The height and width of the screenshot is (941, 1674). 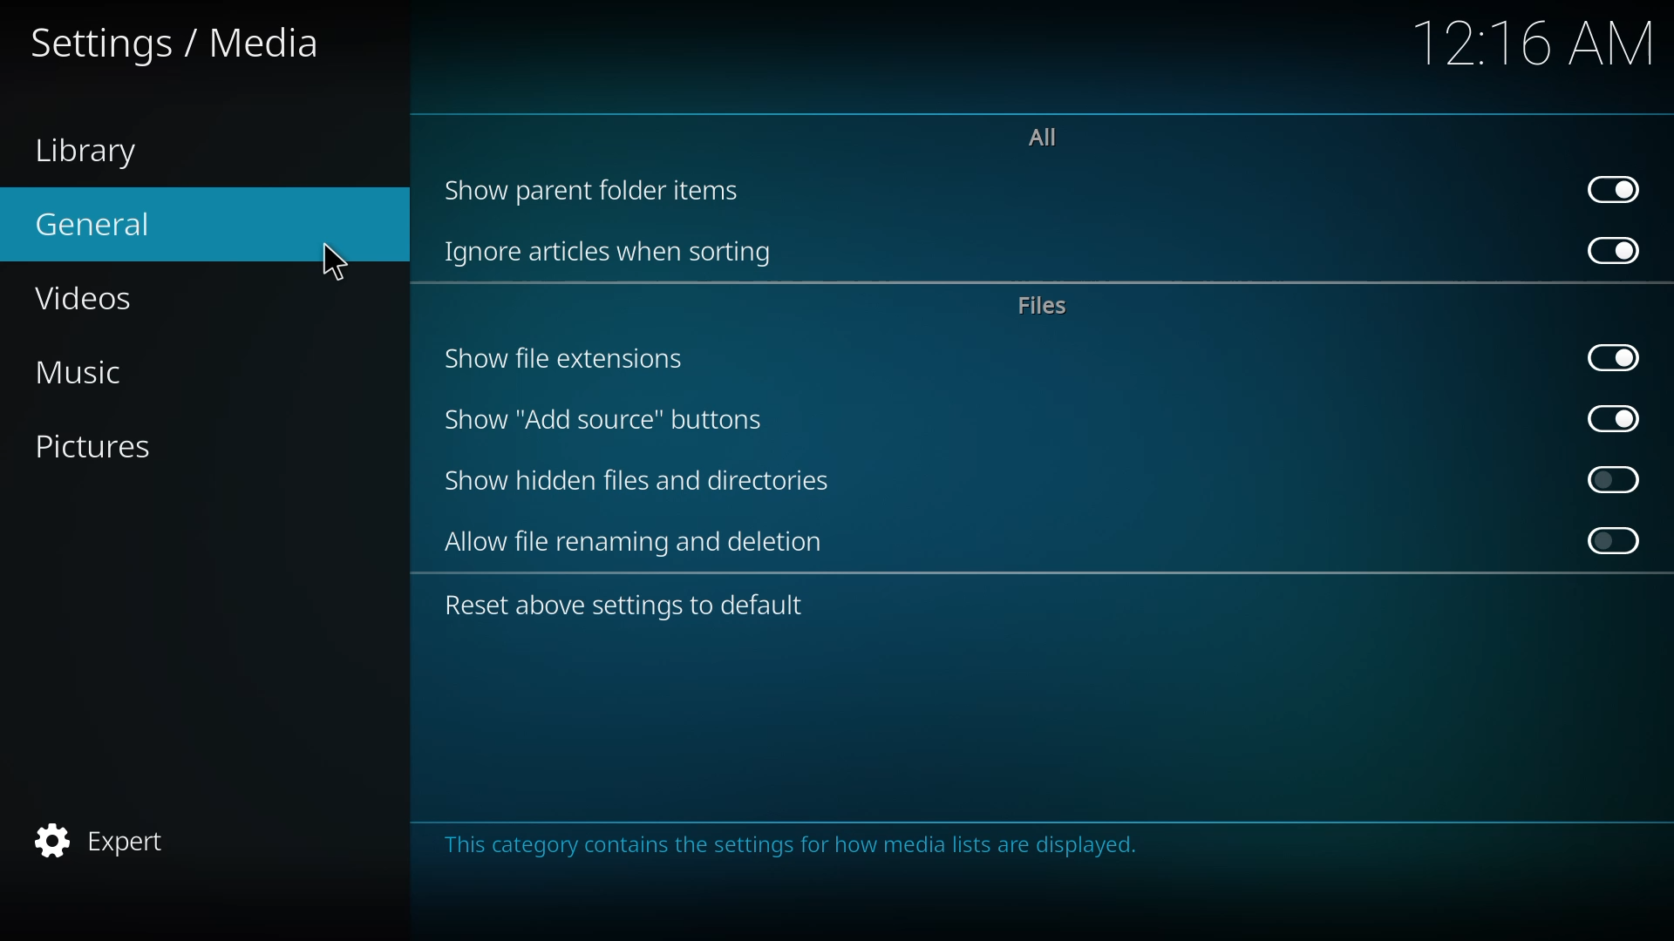 I want to click on ignore articles when sorting, so click(x=609, y=250).